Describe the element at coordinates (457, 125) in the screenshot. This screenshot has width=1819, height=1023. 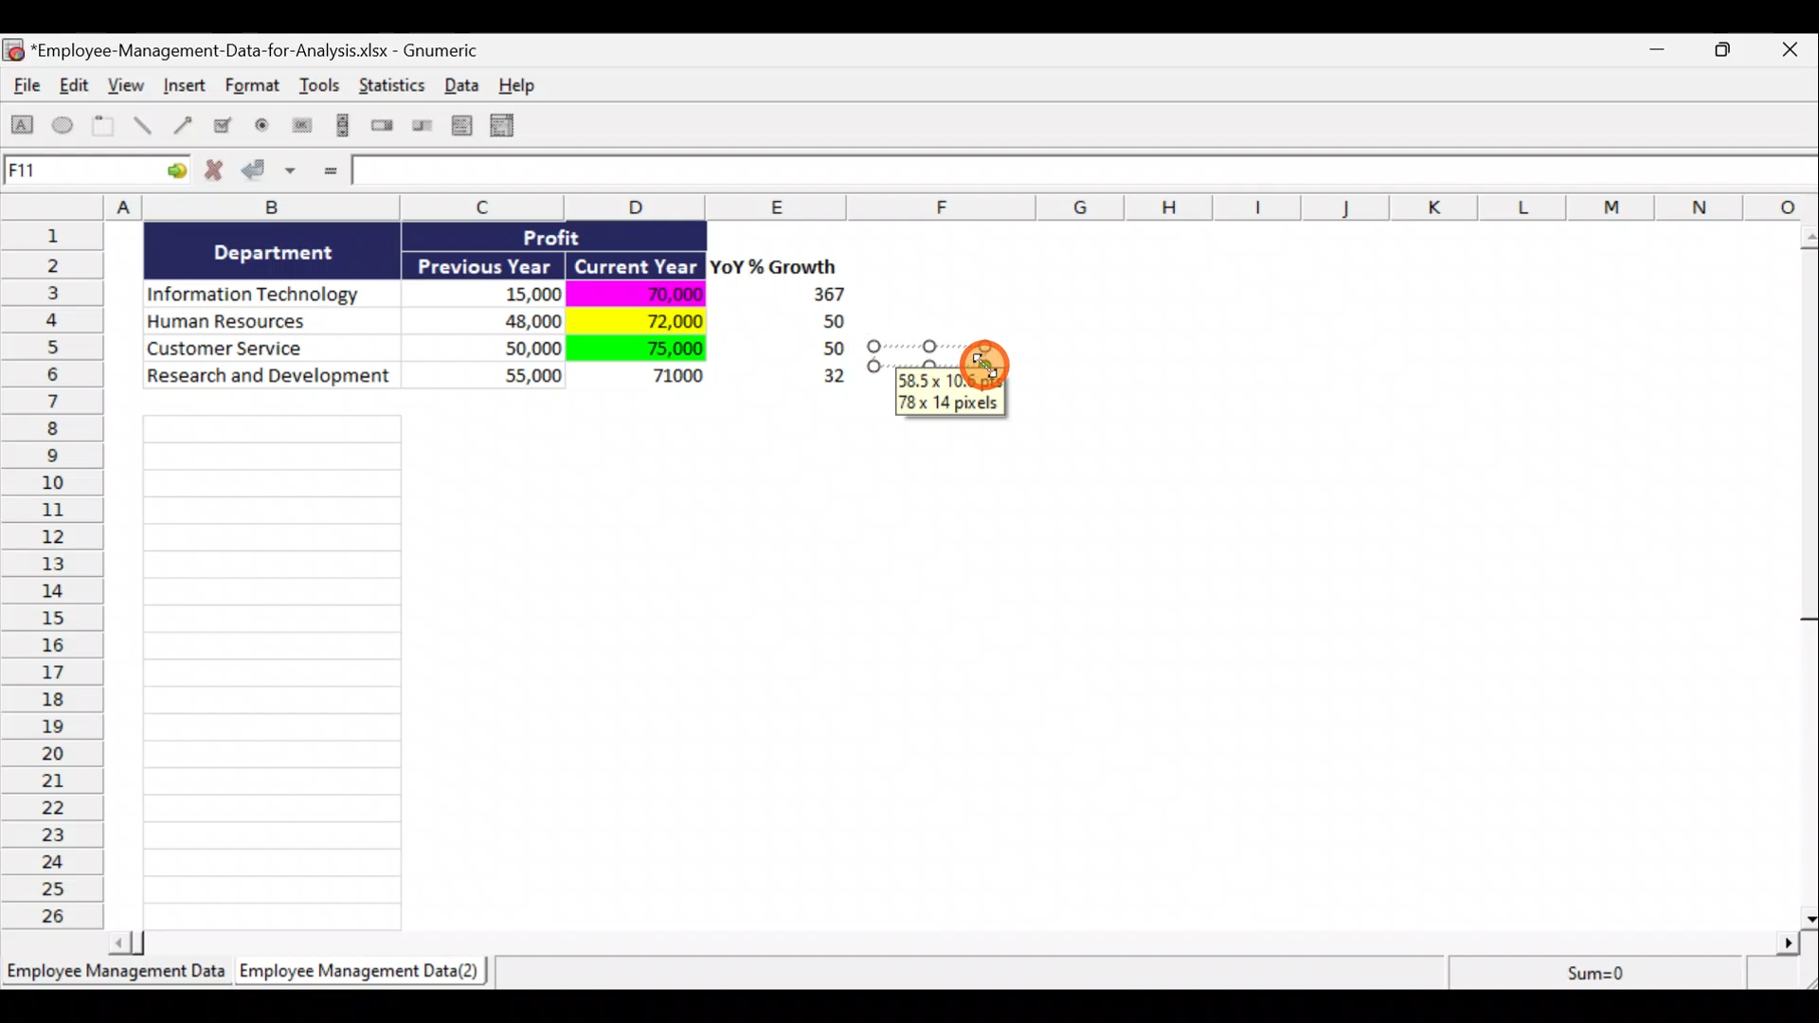
I see `Create a list` at that location.